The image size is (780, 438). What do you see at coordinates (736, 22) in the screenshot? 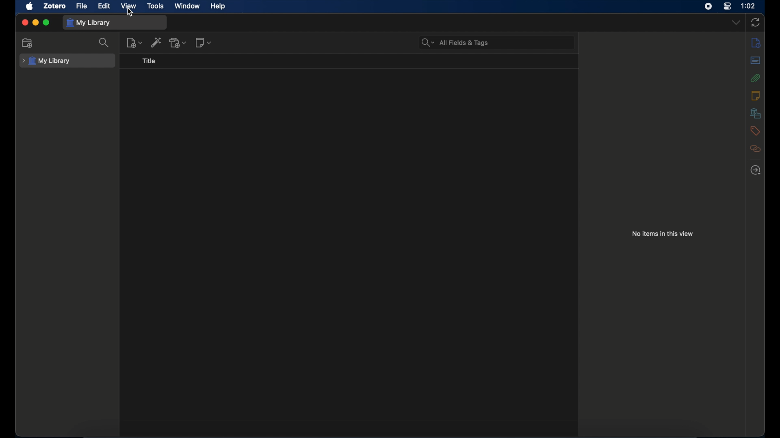
I see `dropdown` at bounding box center [736, 22].